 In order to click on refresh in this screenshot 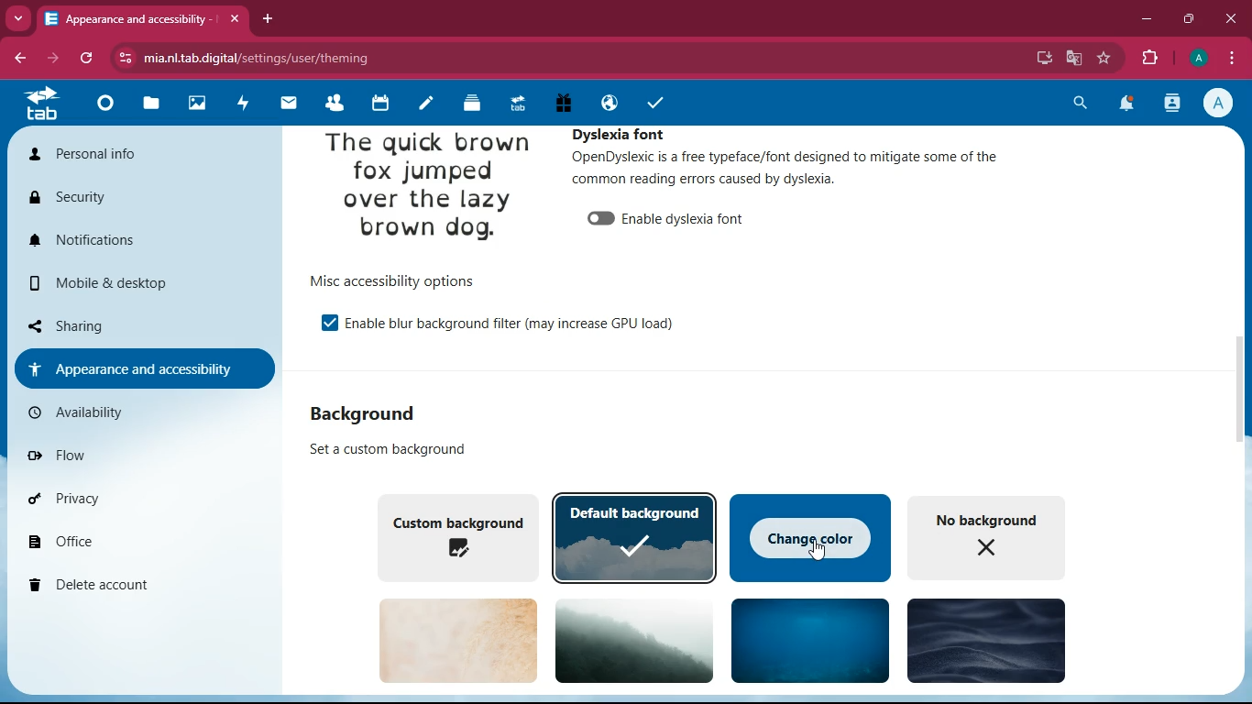, I will do `click(88, 59)`.